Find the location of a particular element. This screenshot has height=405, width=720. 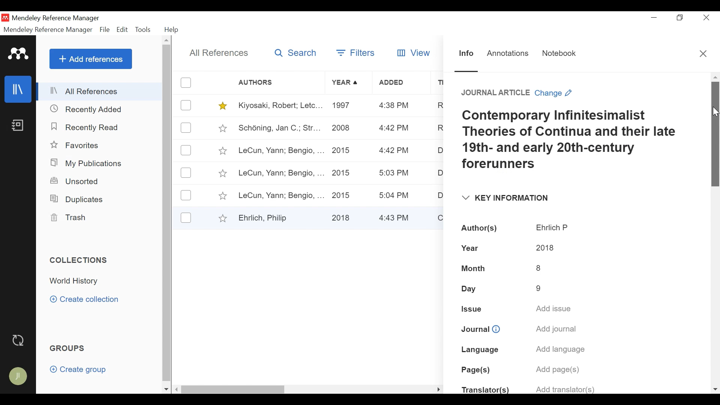

5:04 PM is located at coordinates (395, 195).